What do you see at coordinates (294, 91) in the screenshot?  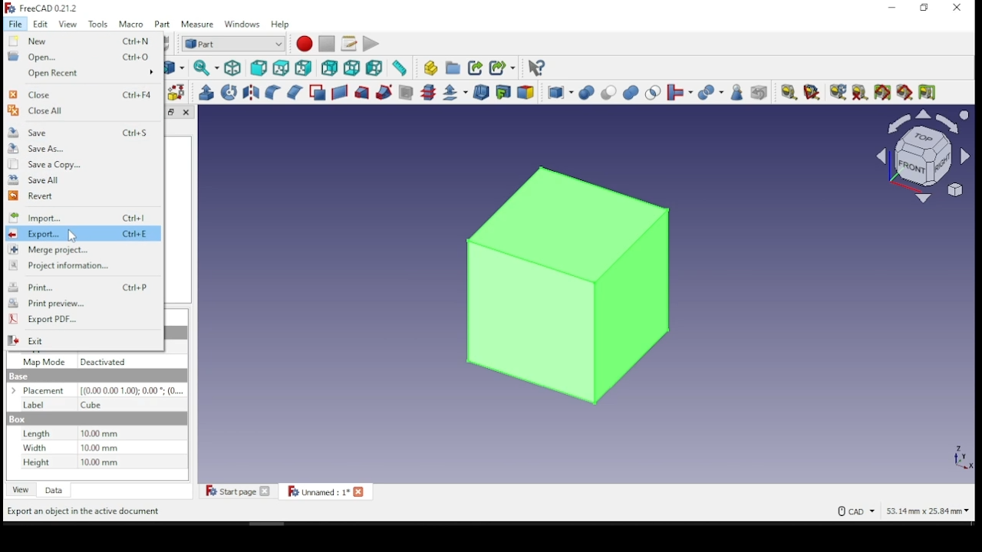 I see `campher` at bounding box center [294, 91].